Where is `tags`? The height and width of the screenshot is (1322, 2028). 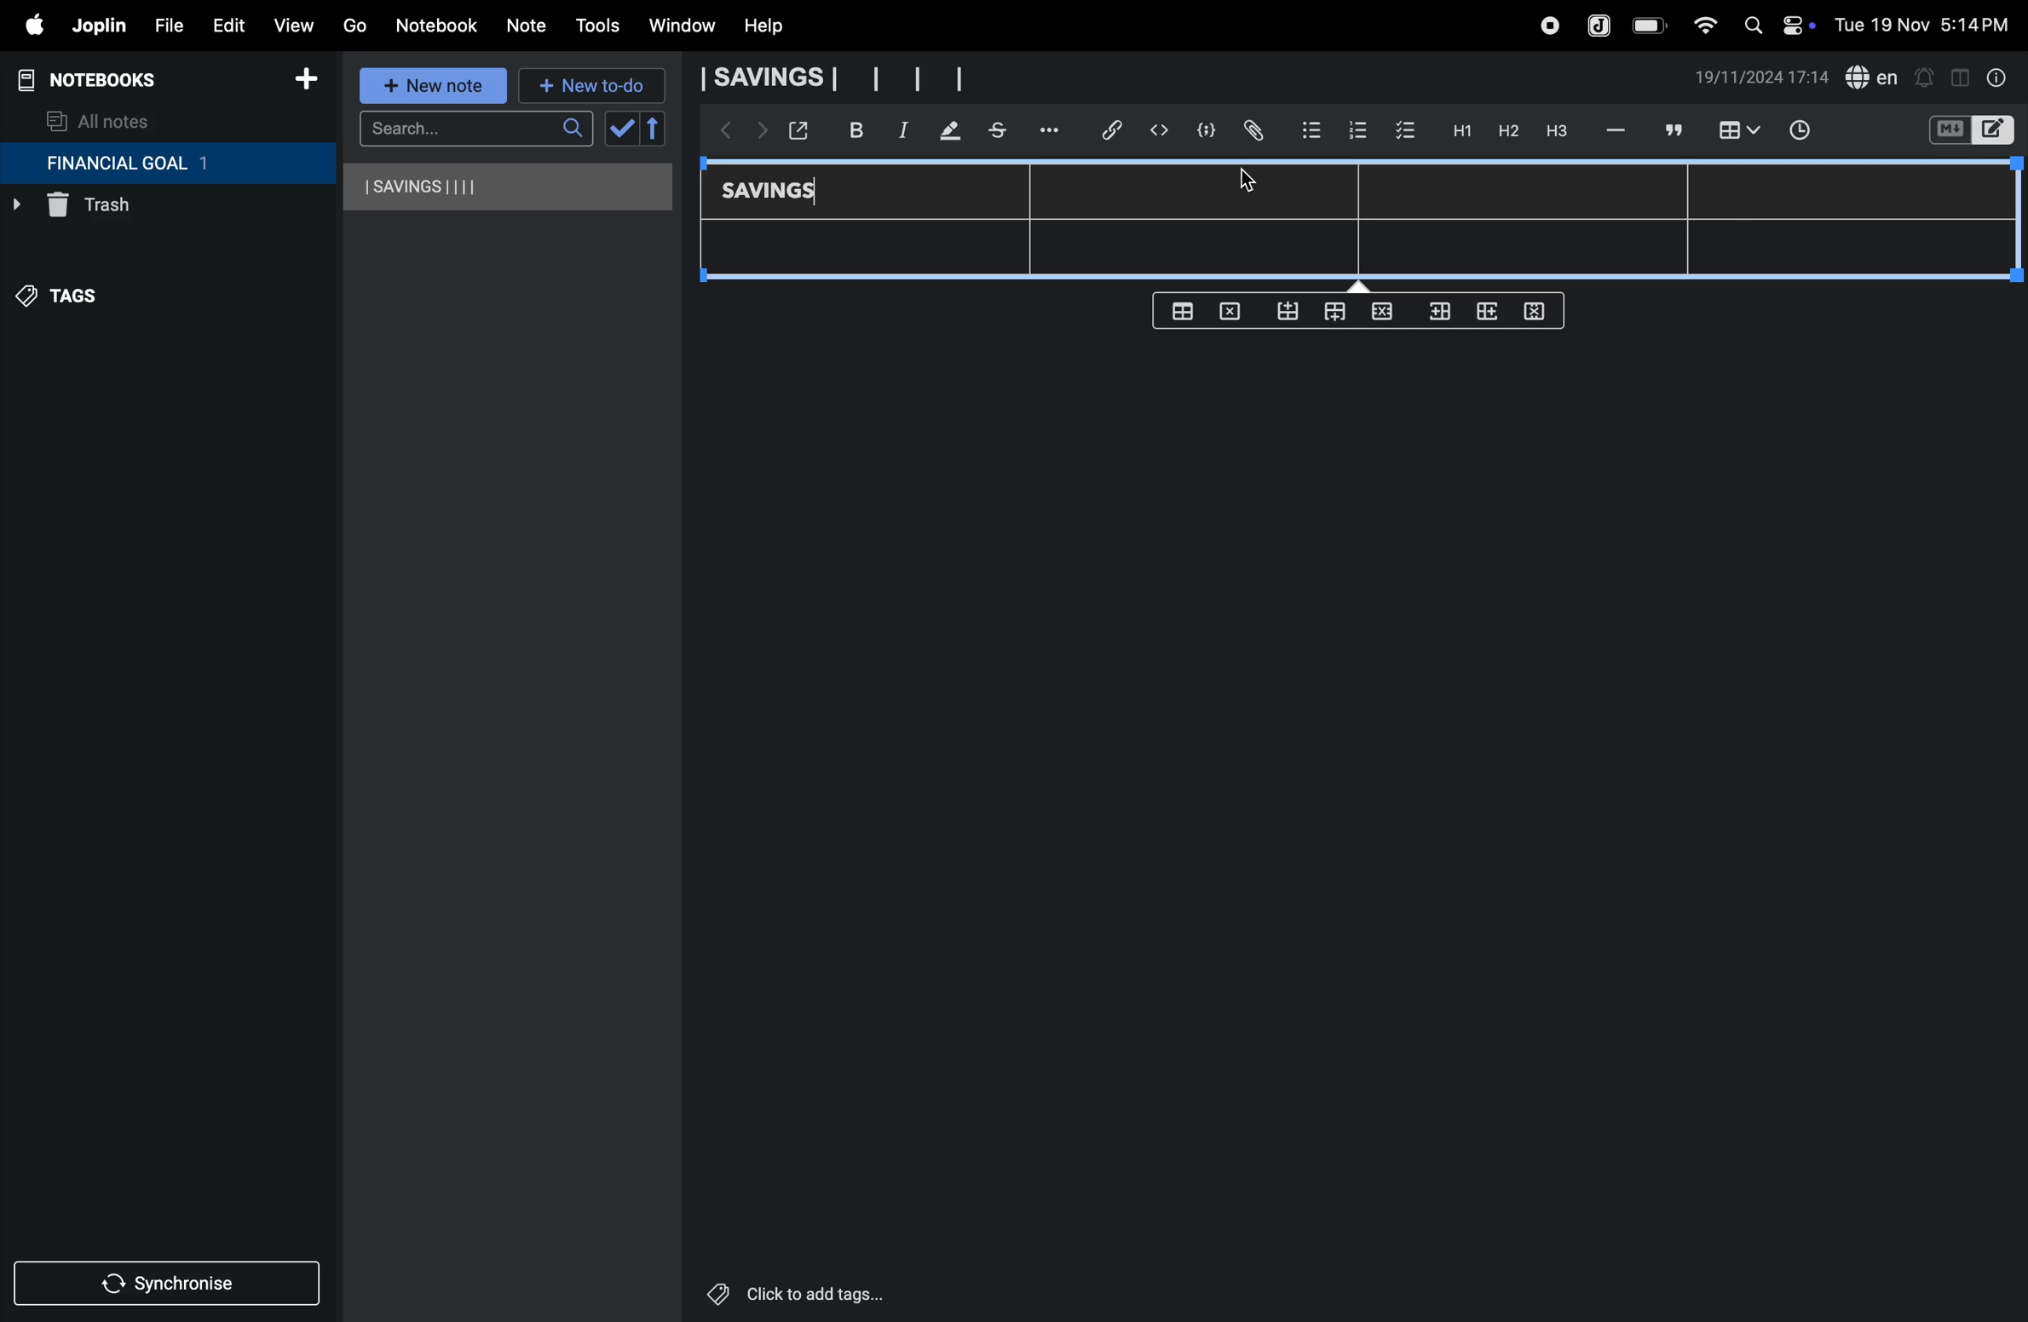
tags is located at coordinates (69, 304).